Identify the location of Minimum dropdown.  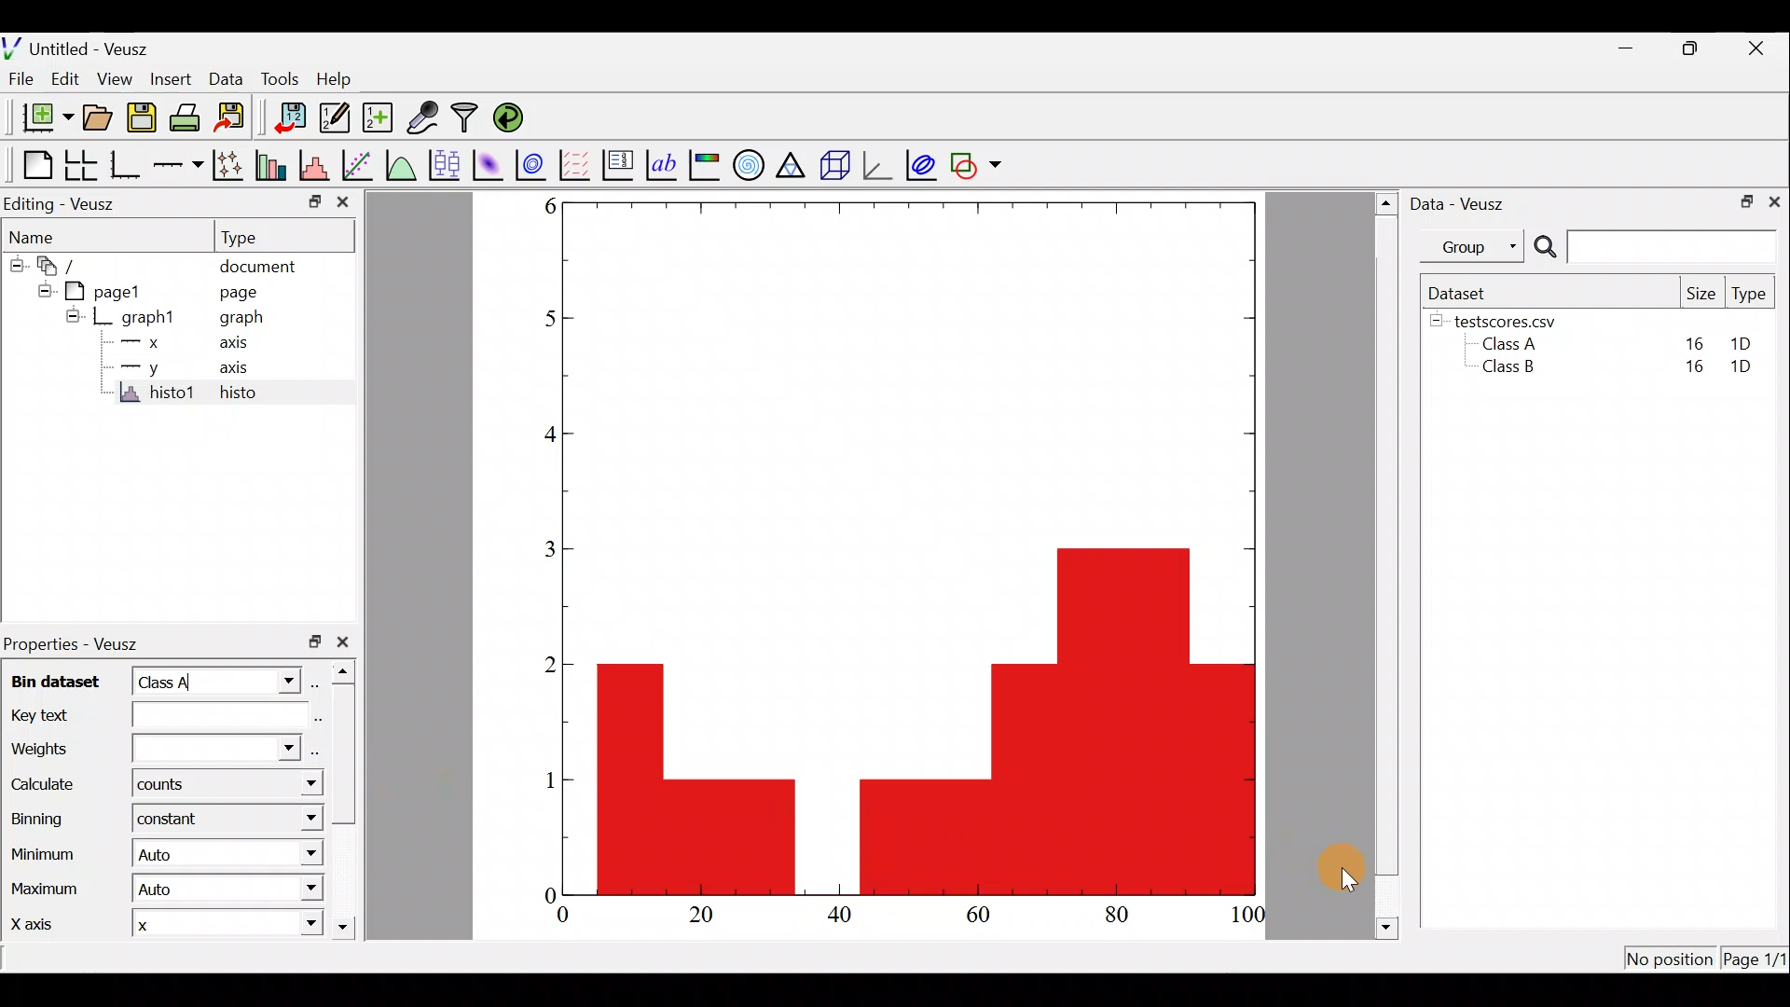
(297, 853).